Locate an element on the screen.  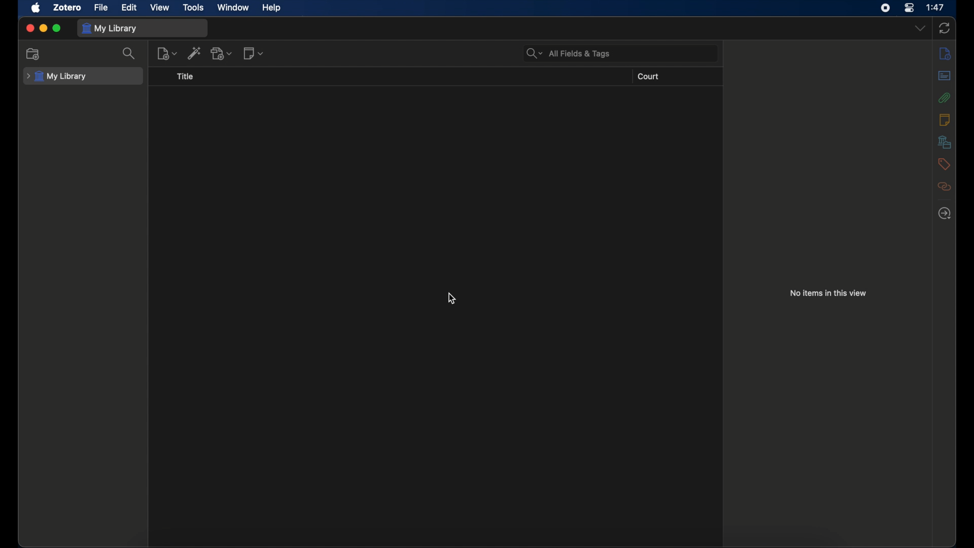
new item is located at coordinates (167, 53).